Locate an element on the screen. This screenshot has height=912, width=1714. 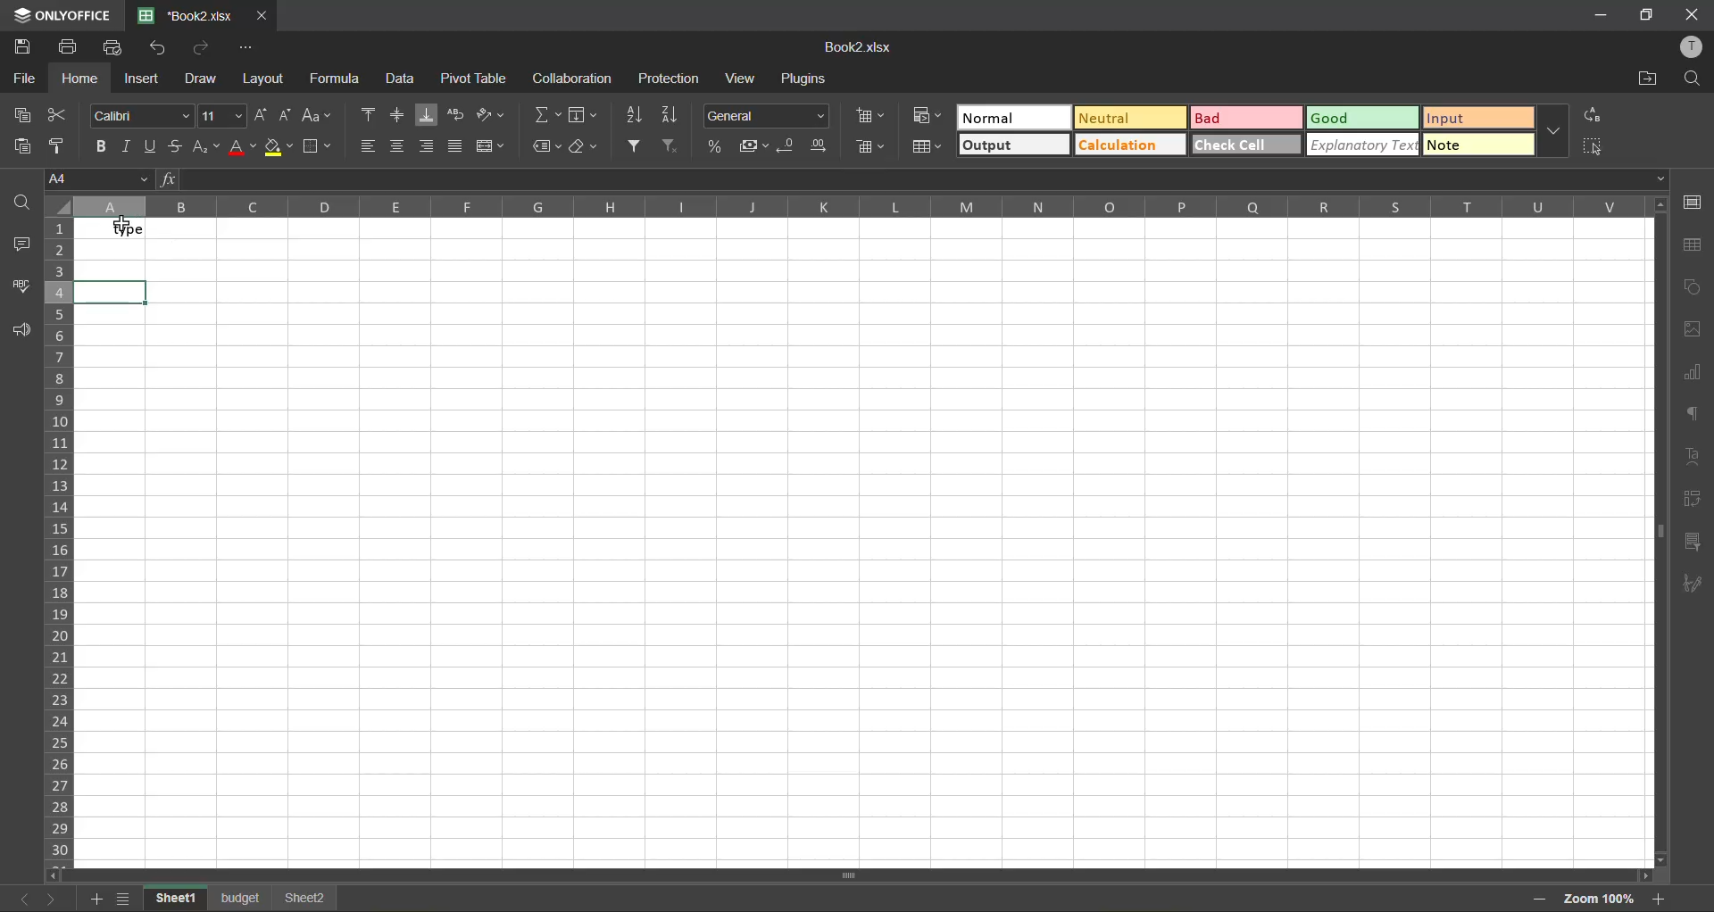
Book2.xlsx is located at coordinates (183, 15).